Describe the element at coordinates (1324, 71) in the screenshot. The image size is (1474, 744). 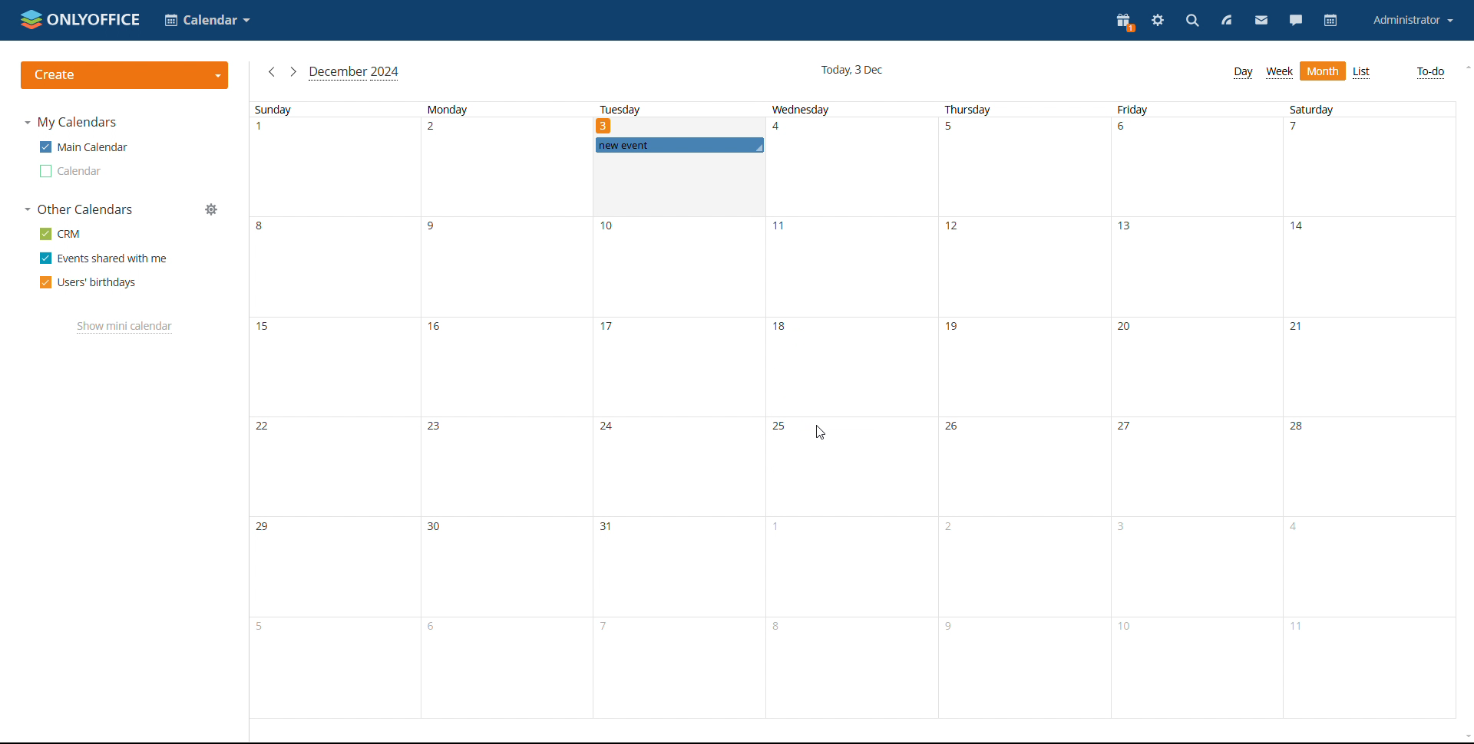
I see `month view` at that location.